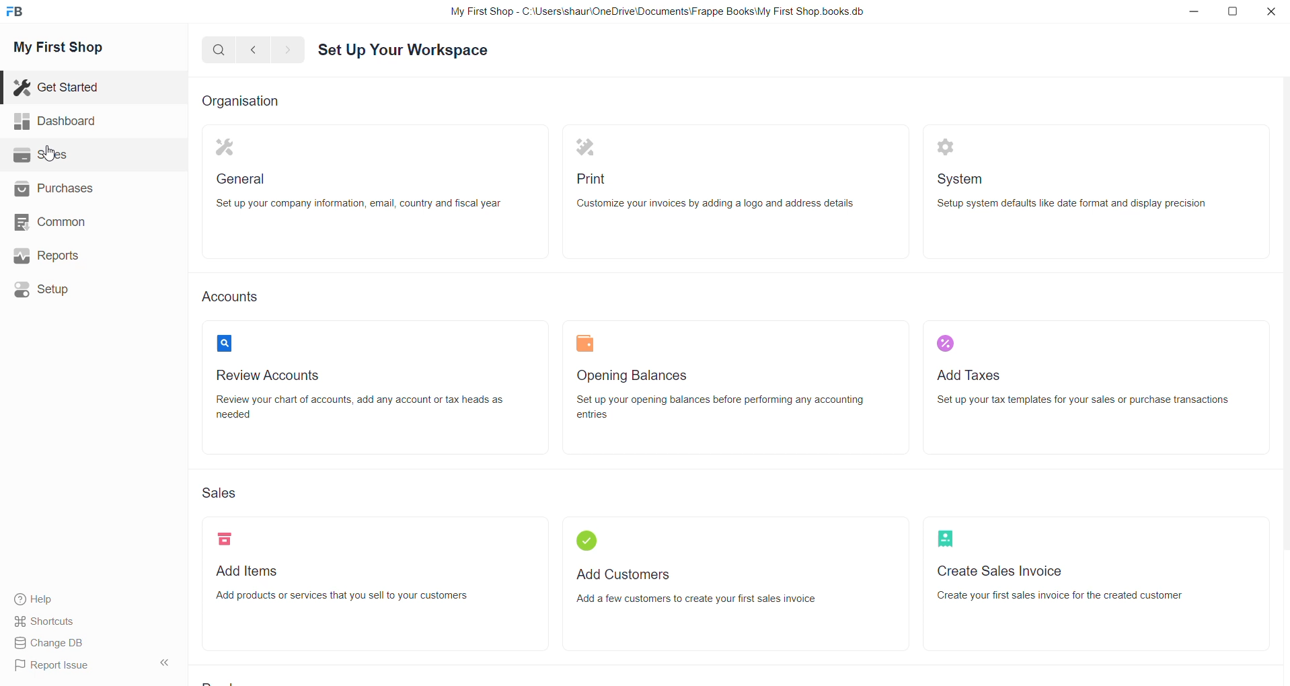 This screenshot has width=1290, height=686. What do you see at coordinates (407, 53) in the screenshot?
I see `Set Up Your Workspace` at bounding box center [407, 53].